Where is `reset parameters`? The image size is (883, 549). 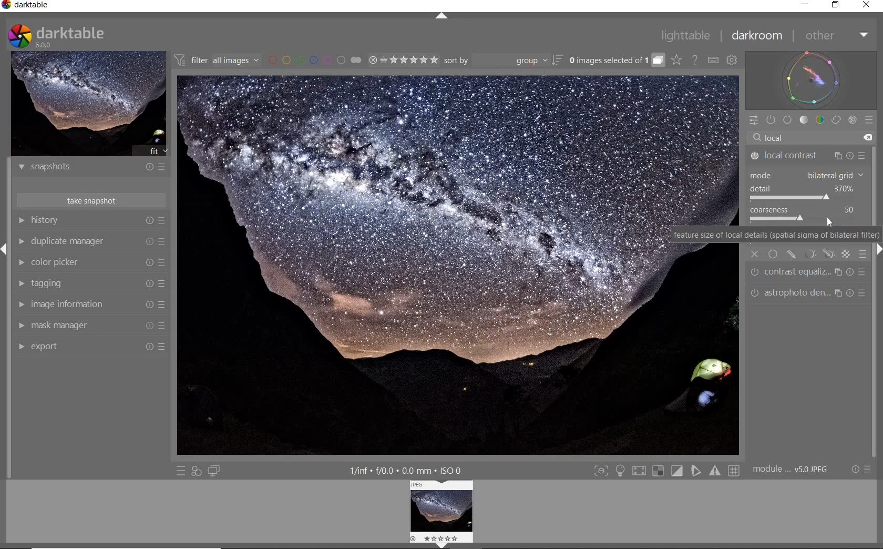
reset parameters is located at coordinates (851, 272).